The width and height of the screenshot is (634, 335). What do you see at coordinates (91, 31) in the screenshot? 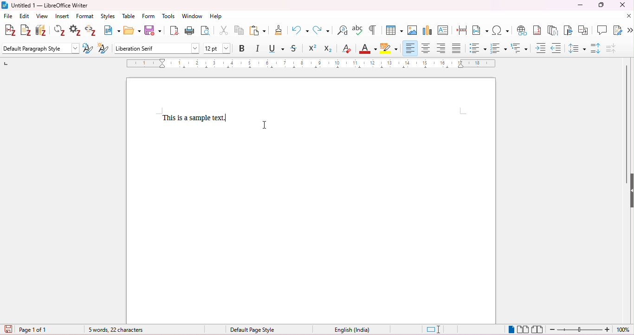
I see `unlink citations` at bounding box center [91, 31].